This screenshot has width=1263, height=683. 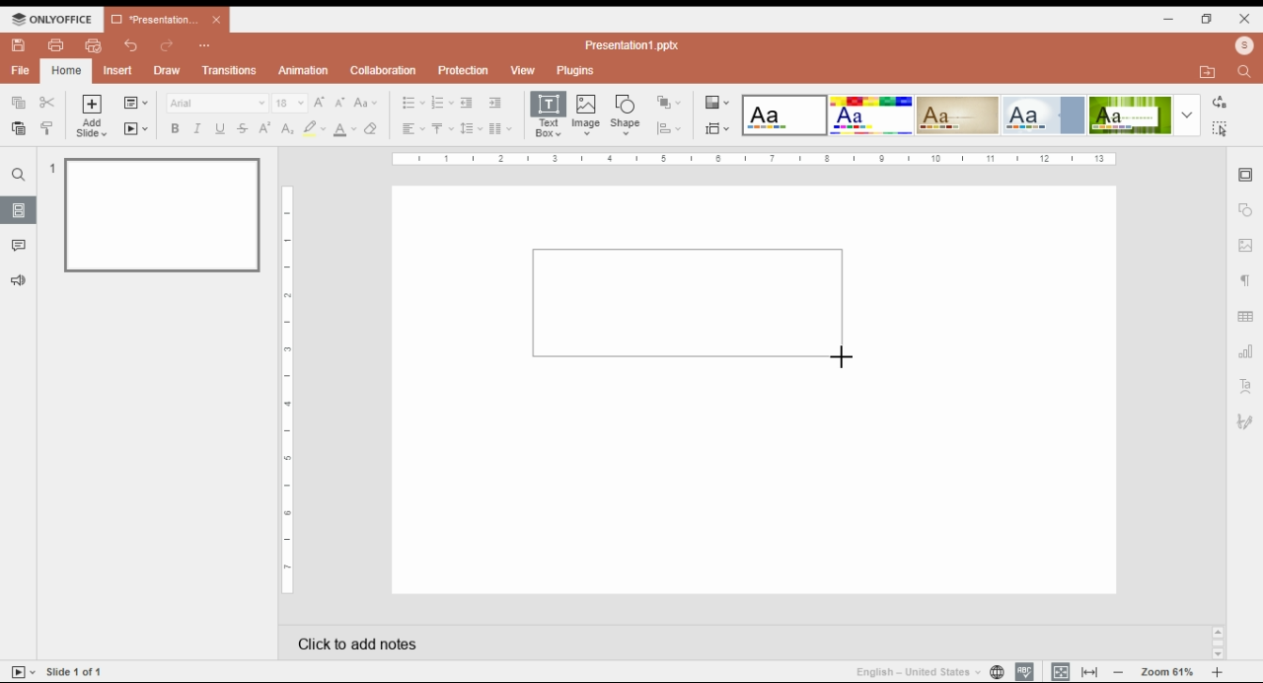 What do you see at coordinates (505, 641) in the screenshot?
I see `click to add notes` at bounding box center [505, 641].